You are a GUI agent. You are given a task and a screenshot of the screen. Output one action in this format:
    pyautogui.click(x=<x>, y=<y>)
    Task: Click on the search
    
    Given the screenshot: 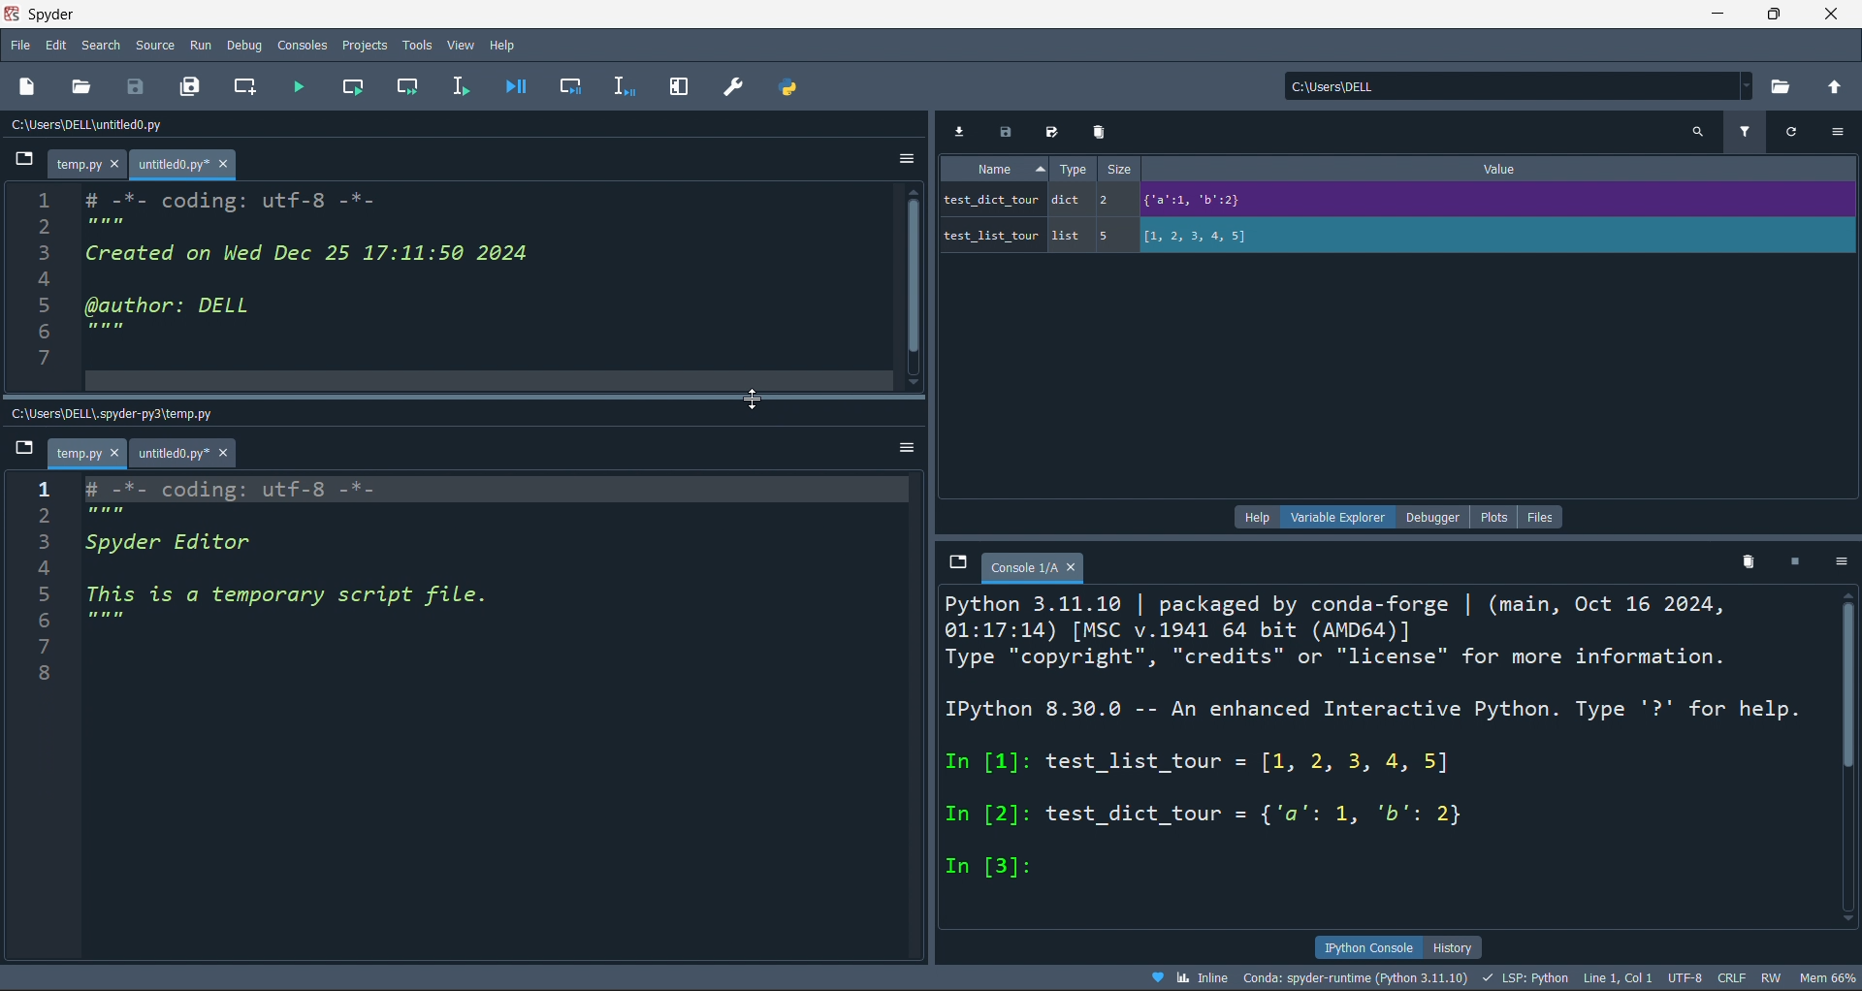 What is the action you would take?
    pyautogui.click(x=100, y=45)
    